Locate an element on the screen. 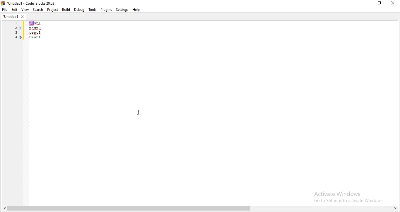  Close is located at coordinates (393, 3).